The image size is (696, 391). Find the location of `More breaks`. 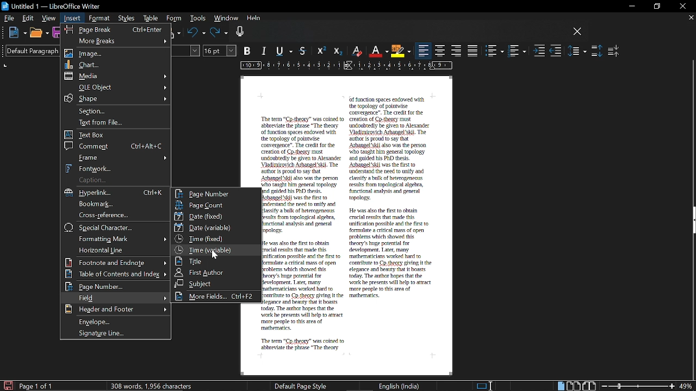

More breaks is located at coordinates (115, 40).